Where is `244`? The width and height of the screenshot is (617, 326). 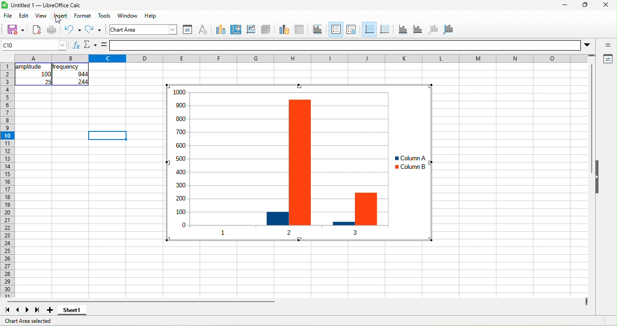
244 is located at coordinates (81, 82).